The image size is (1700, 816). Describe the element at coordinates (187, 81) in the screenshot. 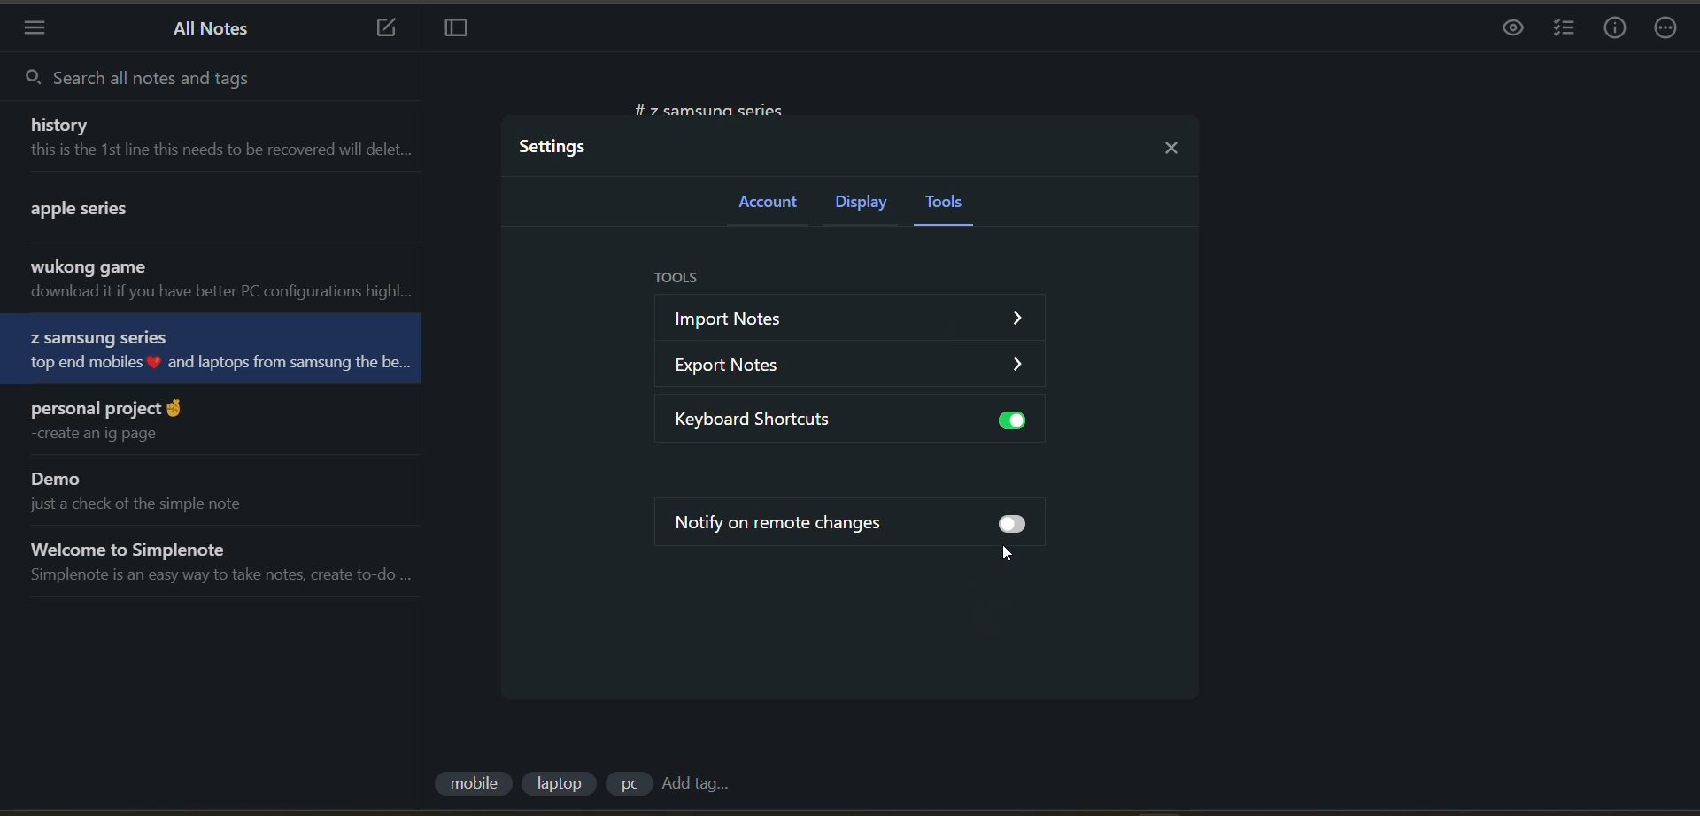

I see `search all notes and tags` at that location.